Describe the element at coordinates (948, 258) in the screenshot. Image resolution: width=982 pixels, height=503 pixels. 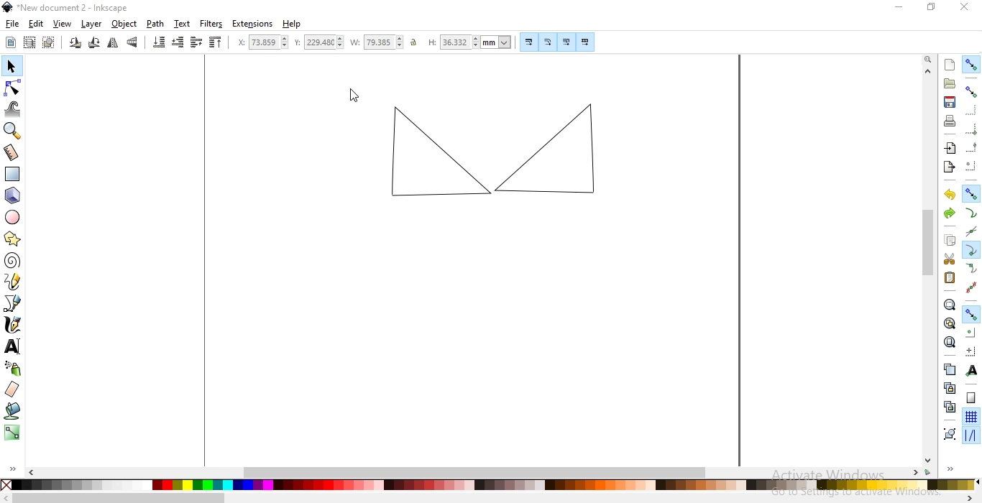
I see `cut selection to clipboard` at that location.